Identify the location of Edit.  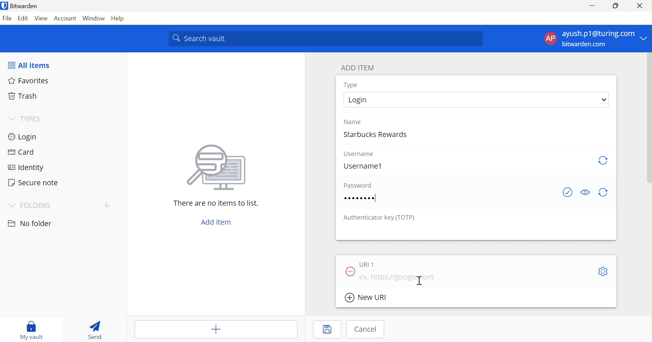
(24, 19).